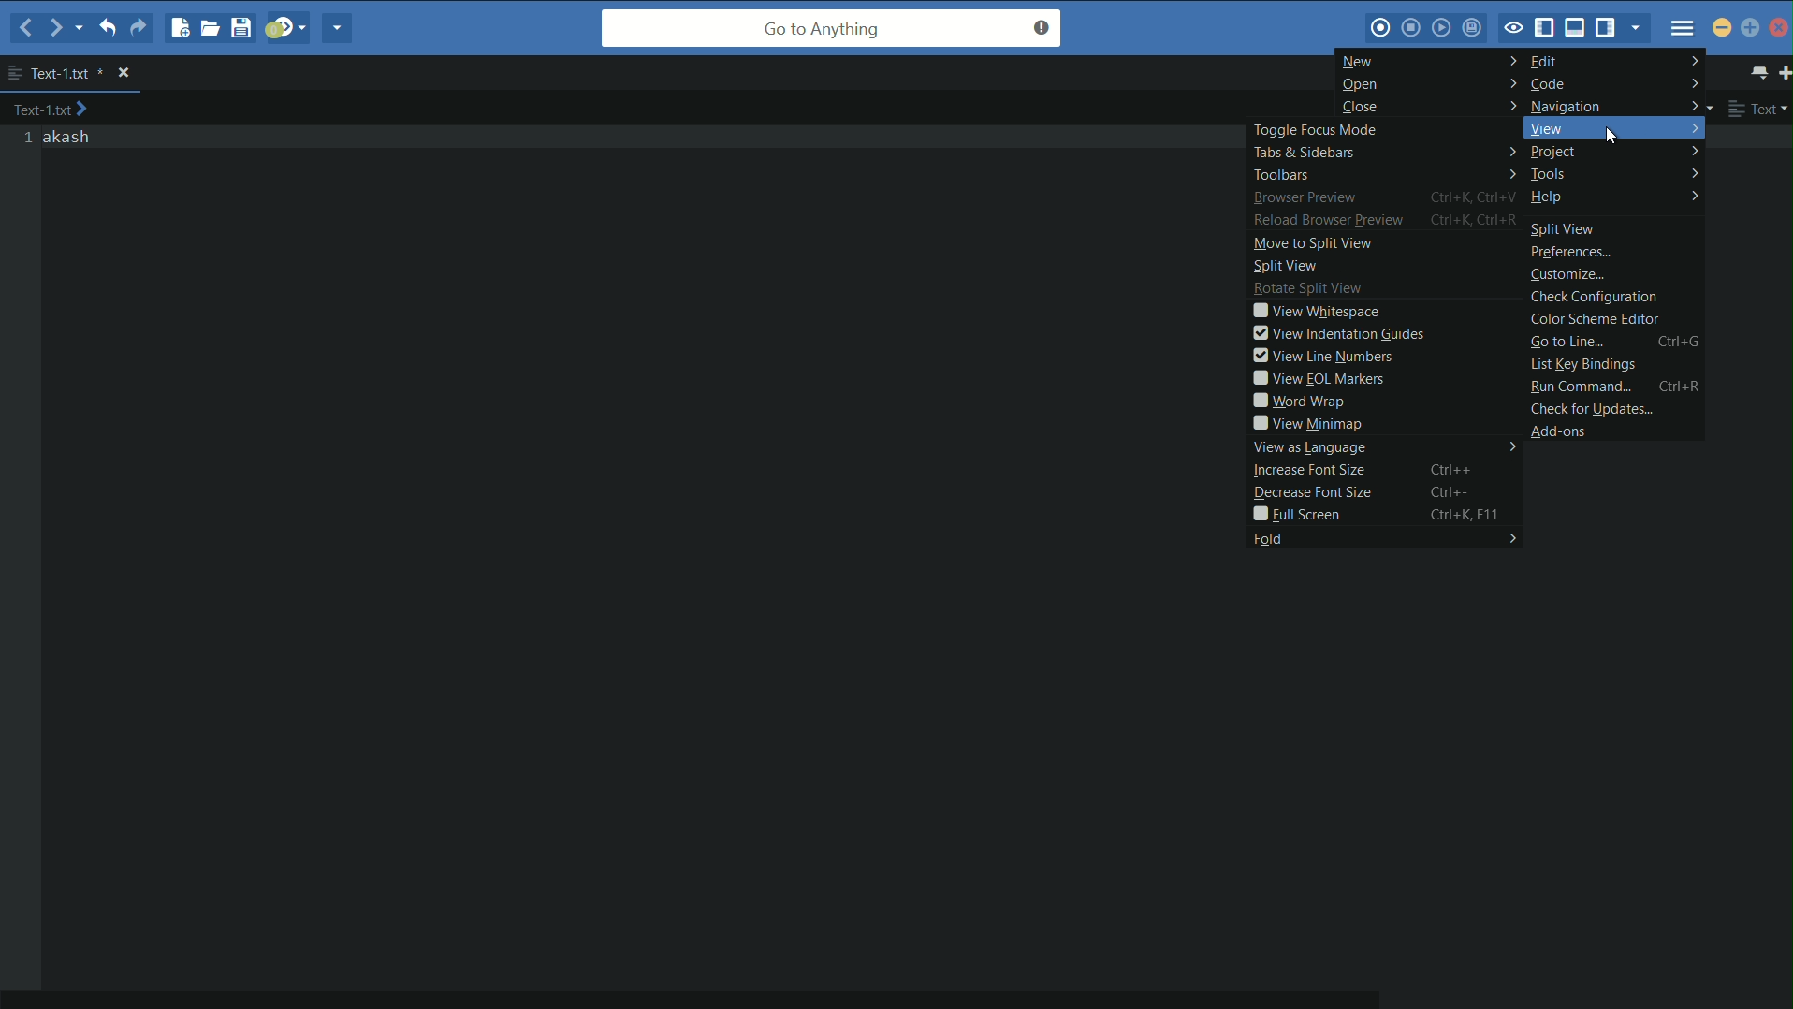 The width and height of the screenshot is (1793, 1009). Describe the element at coordinates (1619, 430) in the screenshot. I see `add ons` at that location.